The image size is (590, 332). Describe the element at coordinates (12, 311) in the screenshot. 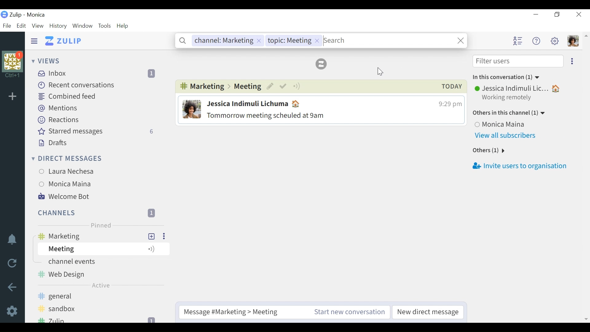

I see `Settings` at that location.